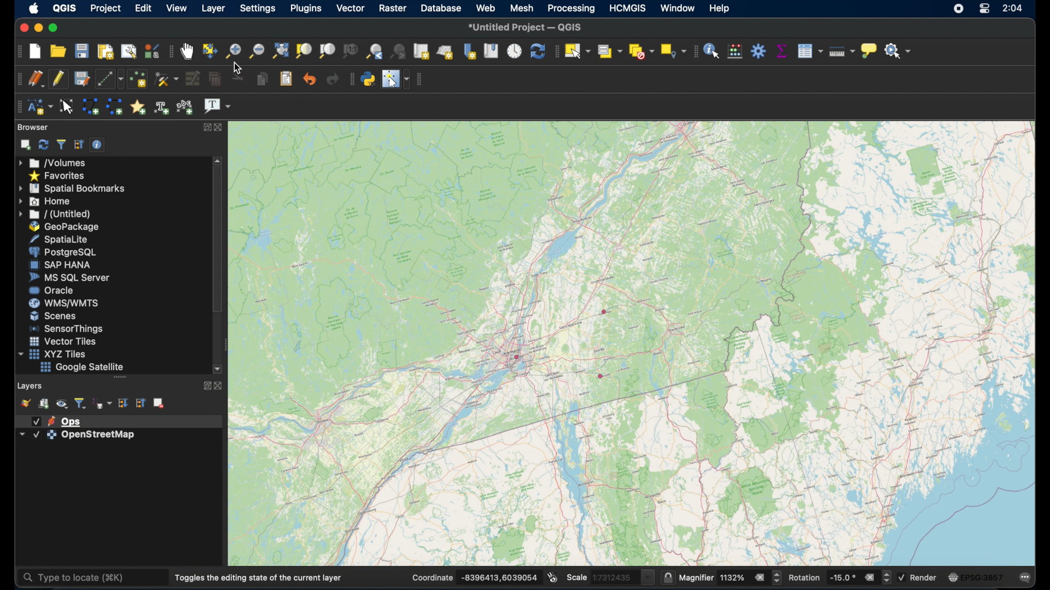  What do you see at coordinates (571, 9) in the screenshot?
I see `processing` at bounding box center [571, 9].